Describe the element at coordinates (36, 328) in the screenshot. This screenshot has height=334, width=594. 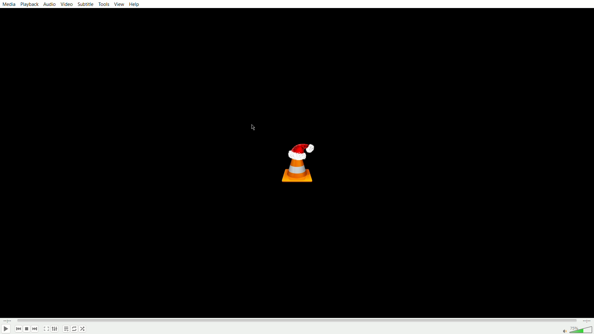
I see `next` at that location.